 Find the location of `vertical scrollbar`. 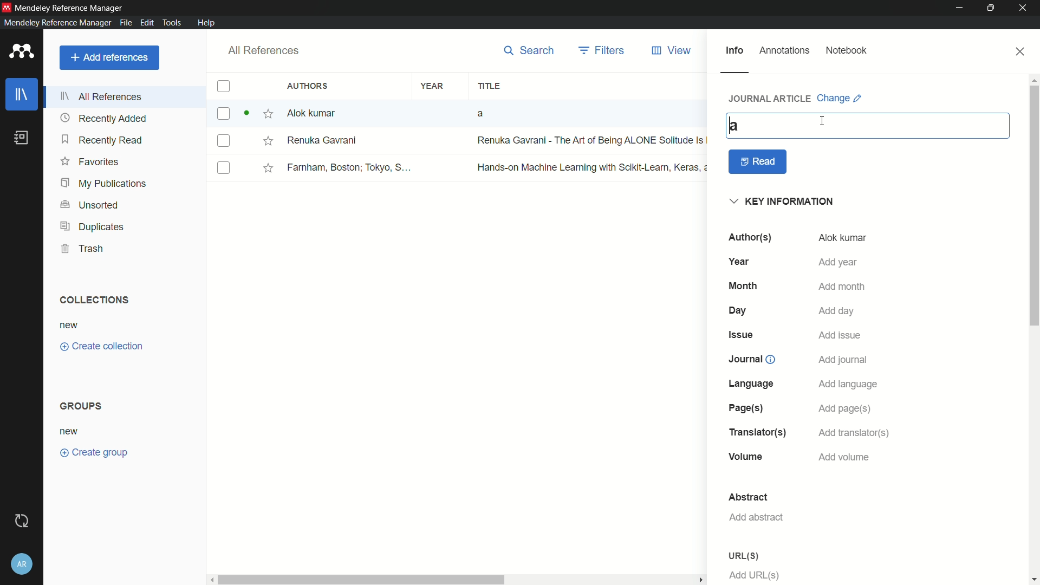

vertical scrollbar is located at coordinates (1033, 329).